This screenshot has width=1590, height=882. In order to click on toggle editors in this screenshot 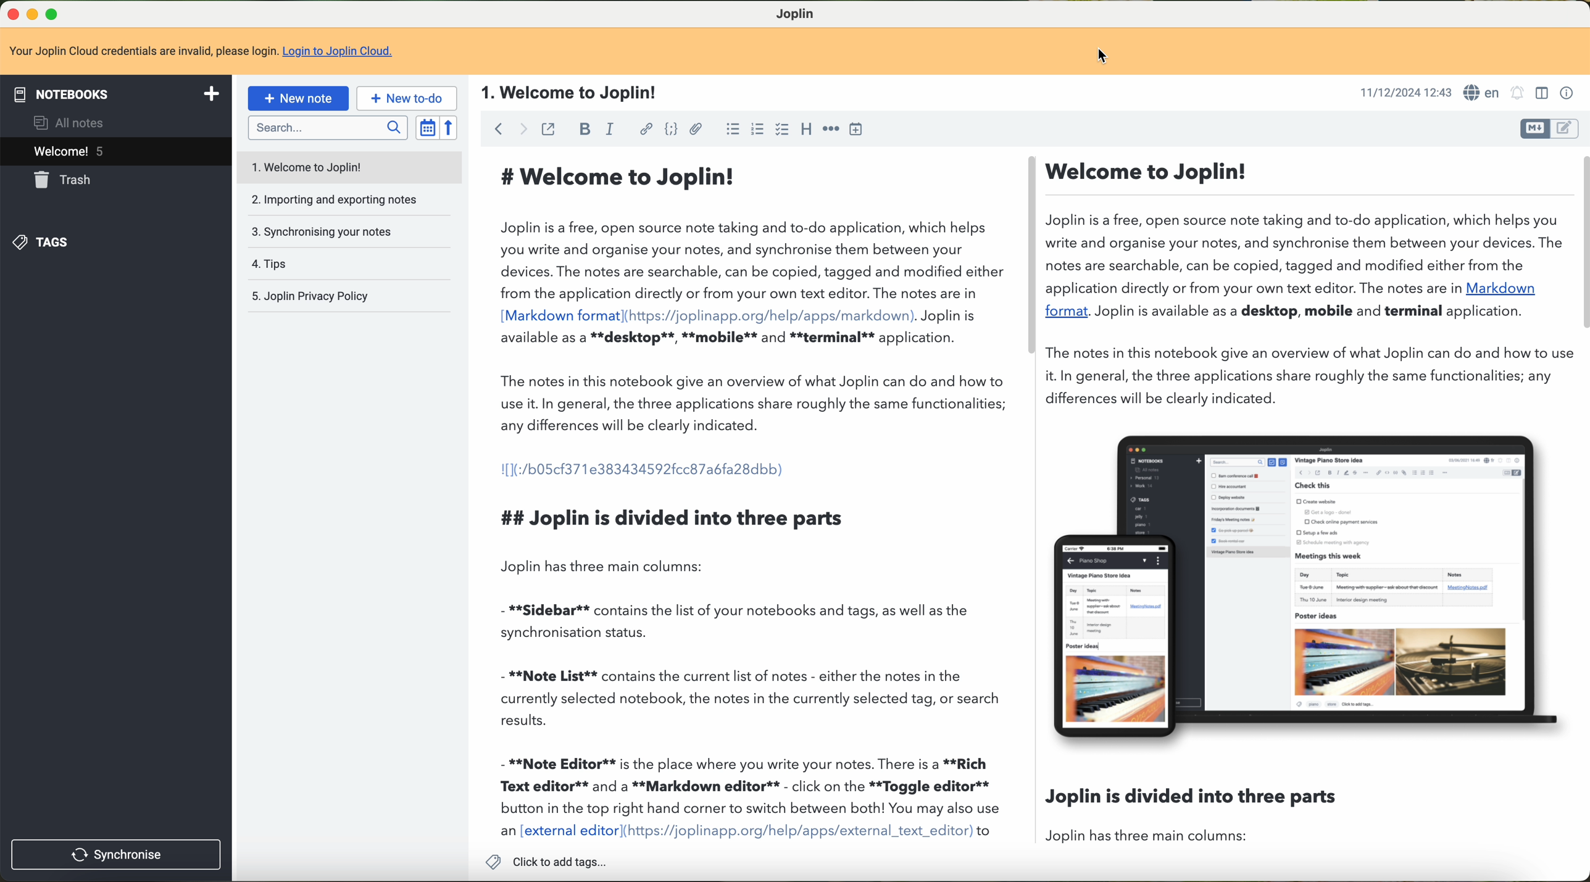, I will do `click(1569, 128)`.